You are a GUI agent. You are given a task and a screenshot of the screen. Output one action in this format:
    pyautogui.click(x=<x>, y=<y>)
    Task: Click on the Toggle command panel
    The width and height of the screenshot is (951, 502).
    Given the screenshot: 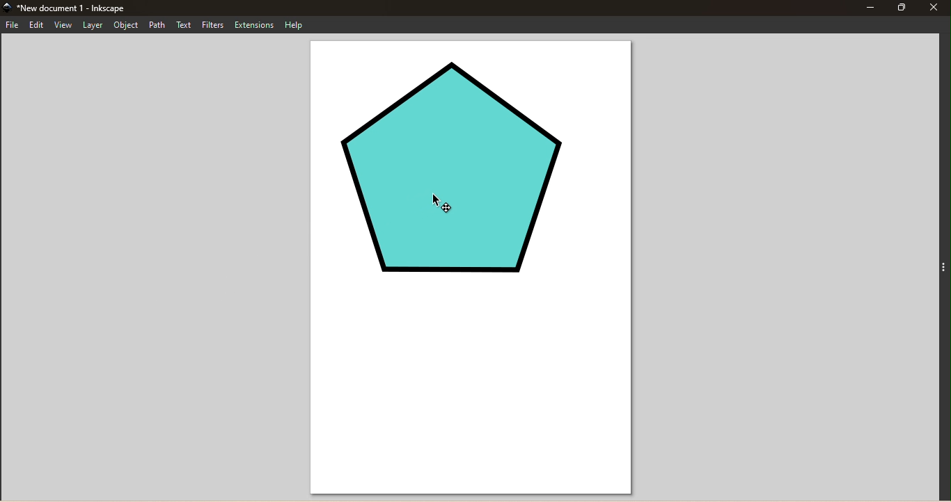 What is the action you would take?
    pyautogui.click(x=942, y=266)
    